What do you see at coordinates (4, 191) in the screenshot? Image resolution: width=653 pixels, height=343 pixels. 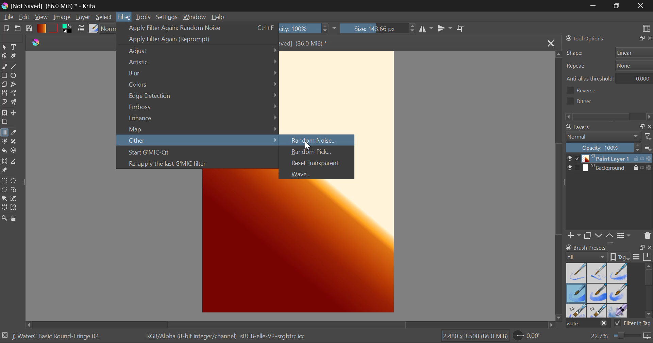 I see `Polygon Selection` at bounding box center [4, 191].